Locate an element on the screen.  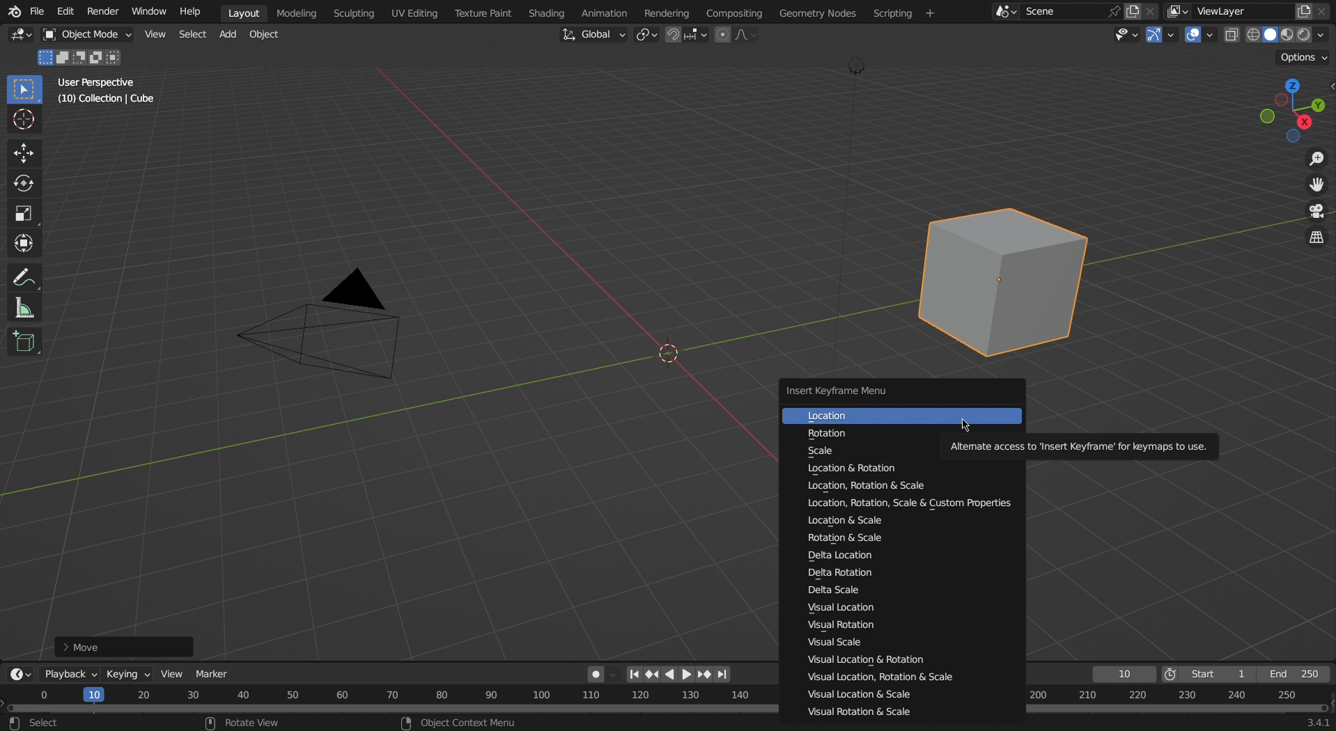
Show Gizmo is located at coordinates (1160, 35).